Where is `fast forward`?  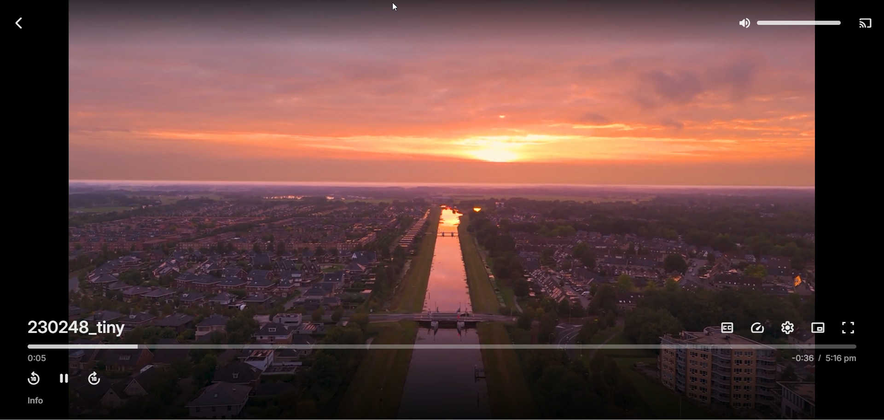
fast forward is located at coordinates (95, 379).